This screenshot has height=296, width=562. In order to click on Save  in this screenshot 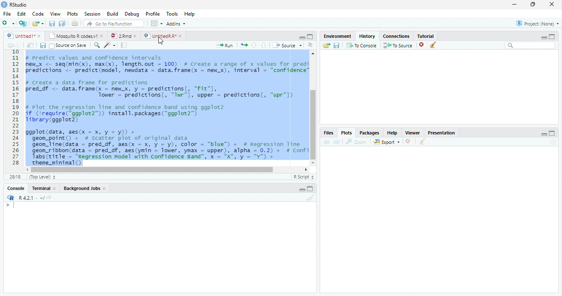, I will do `click(44, 46)`.